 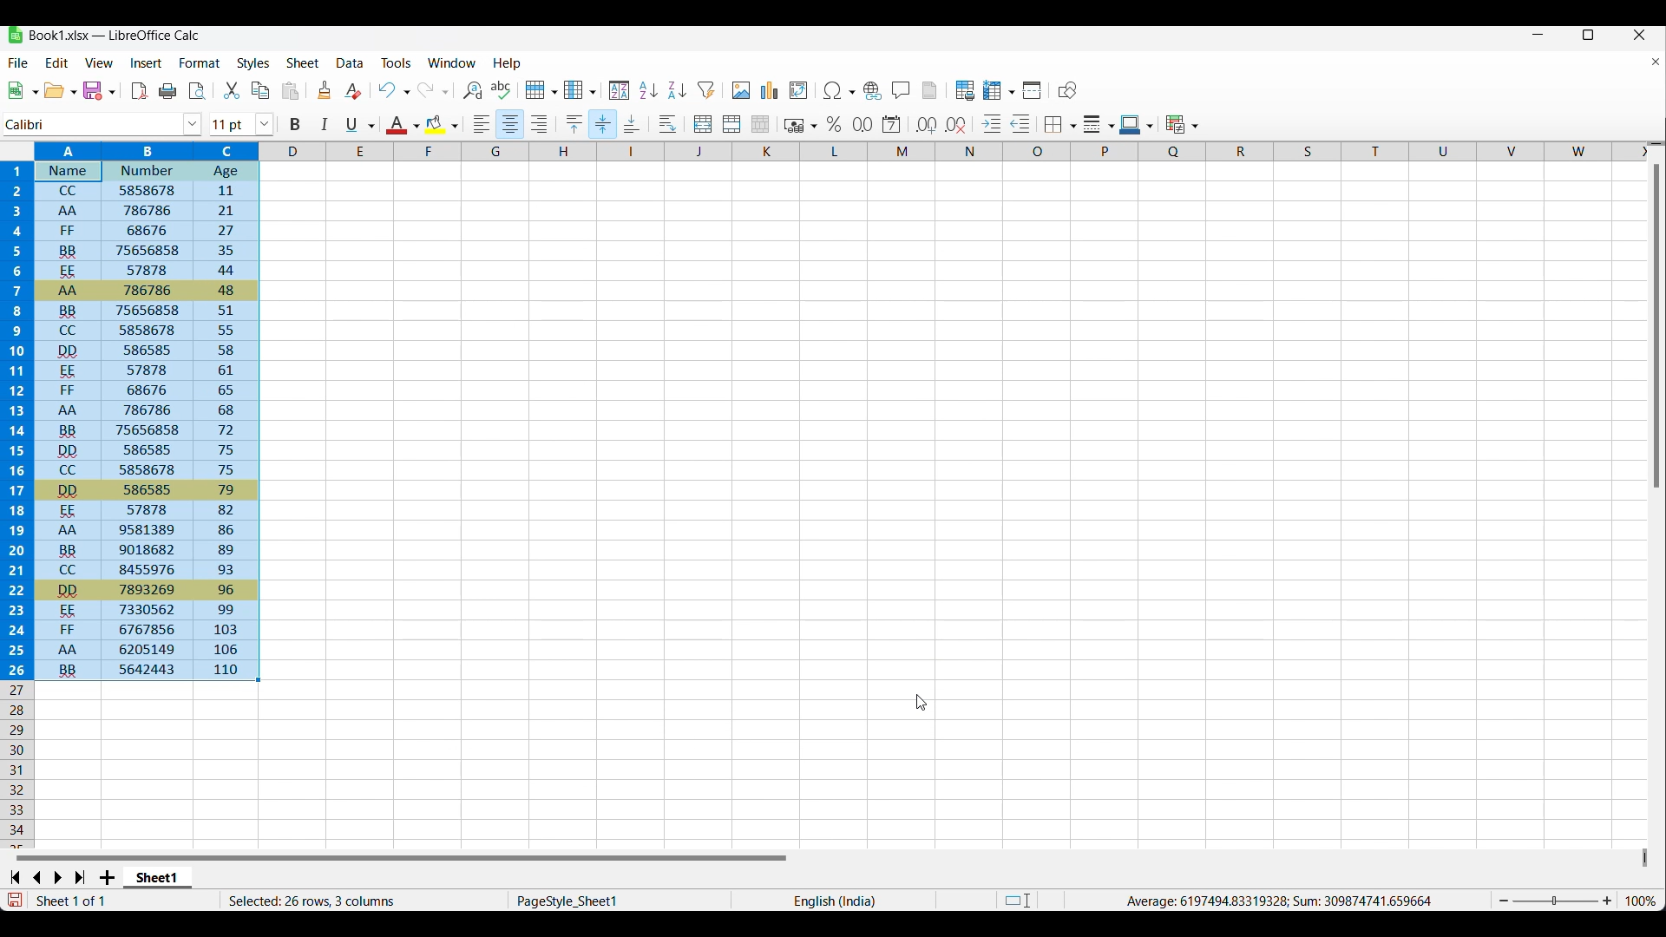 What do you see at coordinates (402, 857) in the screenshot?
I see `Horizontal slide bar` at bounding box center [402, 857].